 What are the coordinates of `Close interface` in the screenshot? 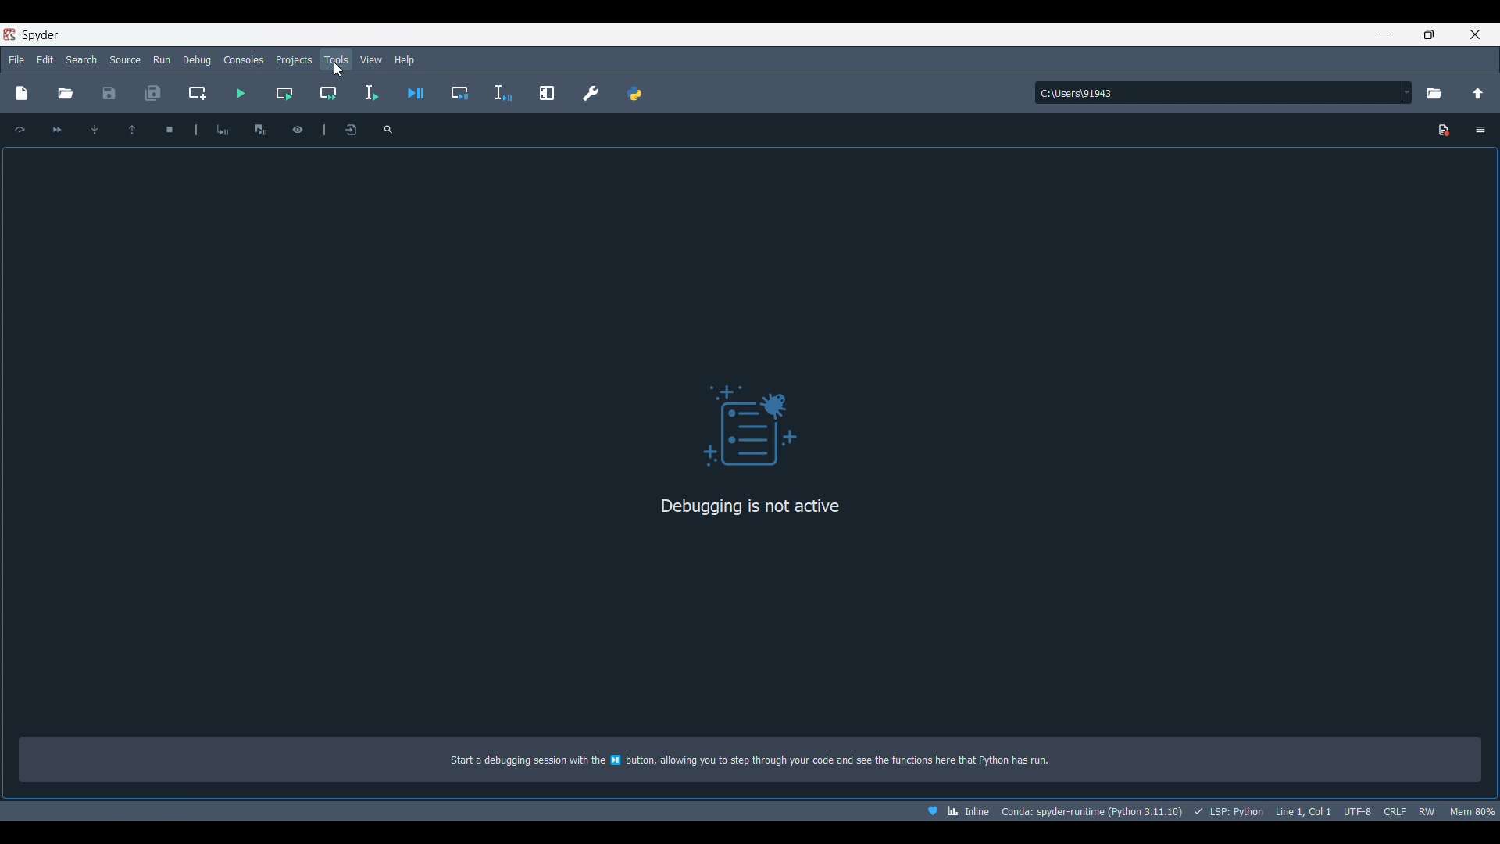 It's located at (1475, 34).